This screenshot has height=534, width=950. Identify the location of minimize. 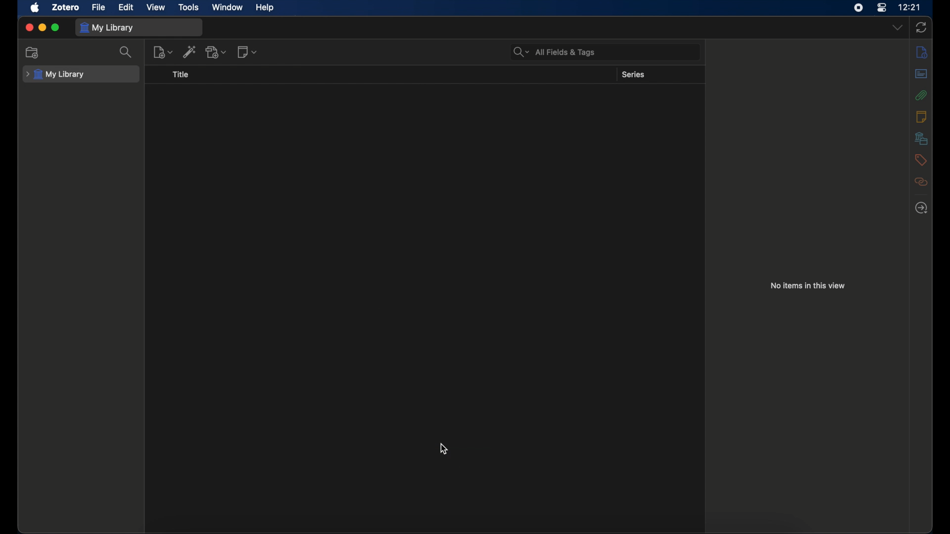
(43, 28).